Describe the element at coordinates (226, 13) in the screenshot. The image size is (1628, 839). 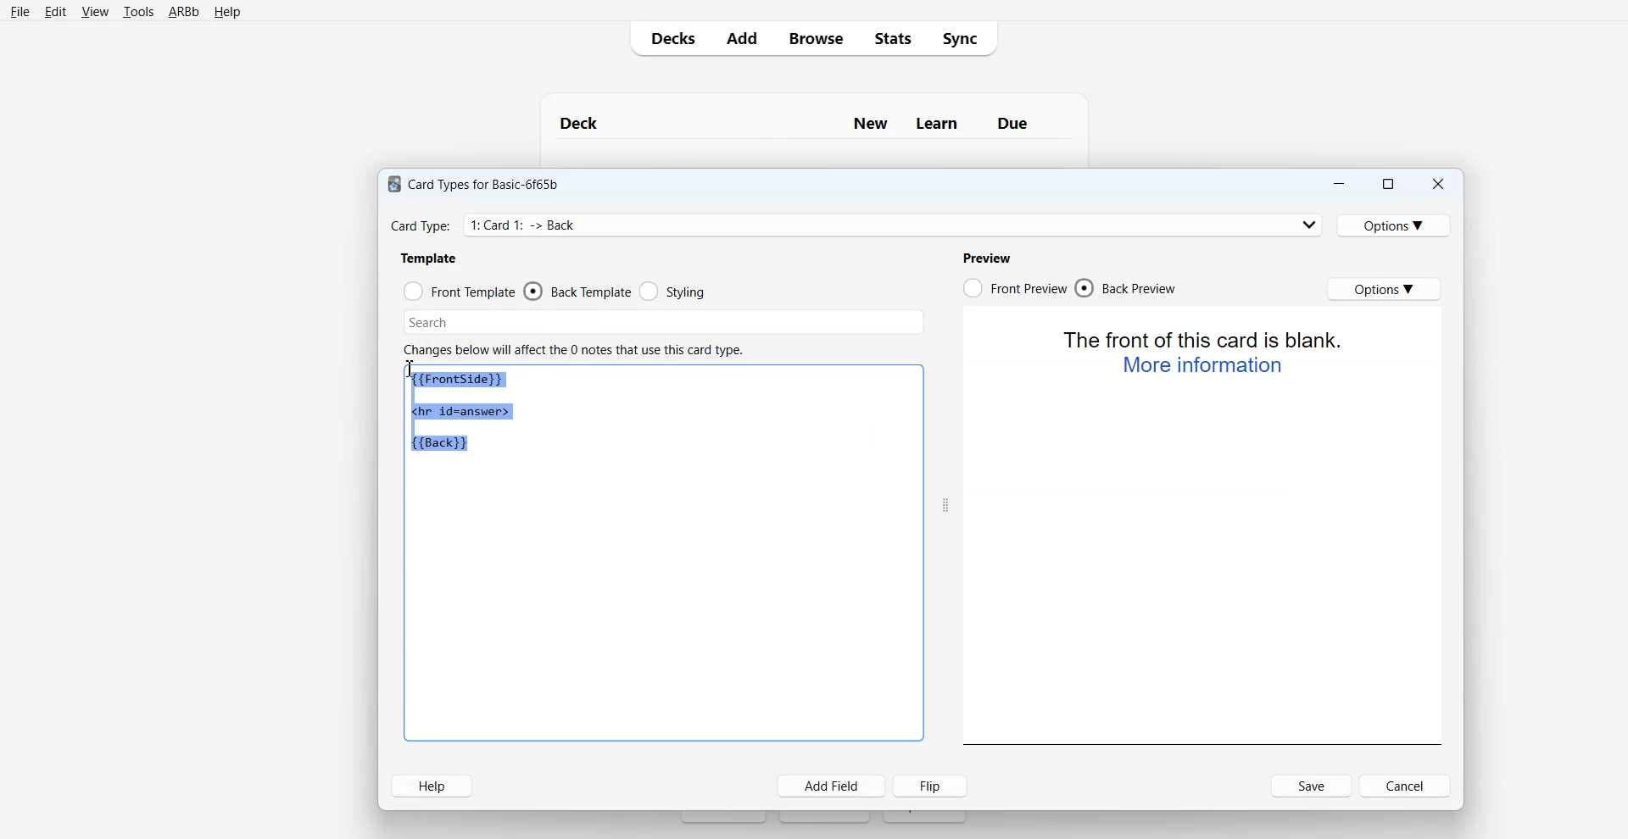
I see `Help` at that location.